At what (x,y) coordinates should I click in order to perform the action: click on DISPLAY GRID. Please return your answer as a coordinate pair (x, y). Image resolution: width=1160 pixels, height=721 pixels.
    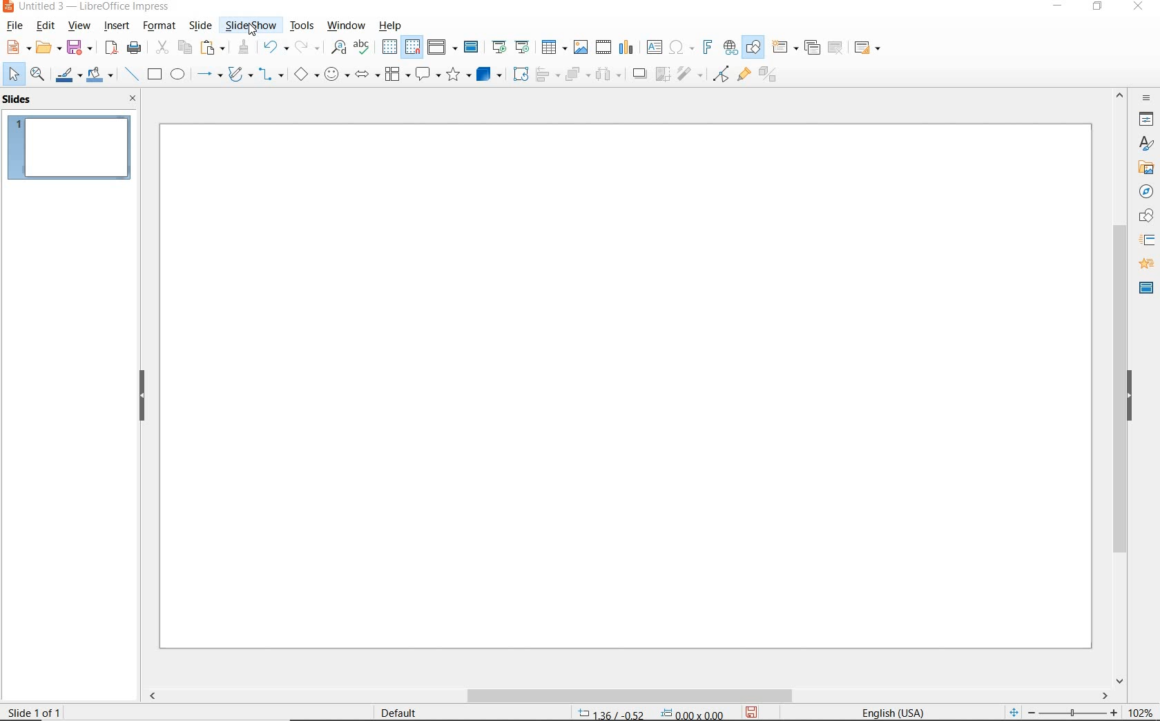
    Looking at the image, I should click on (390, 48).